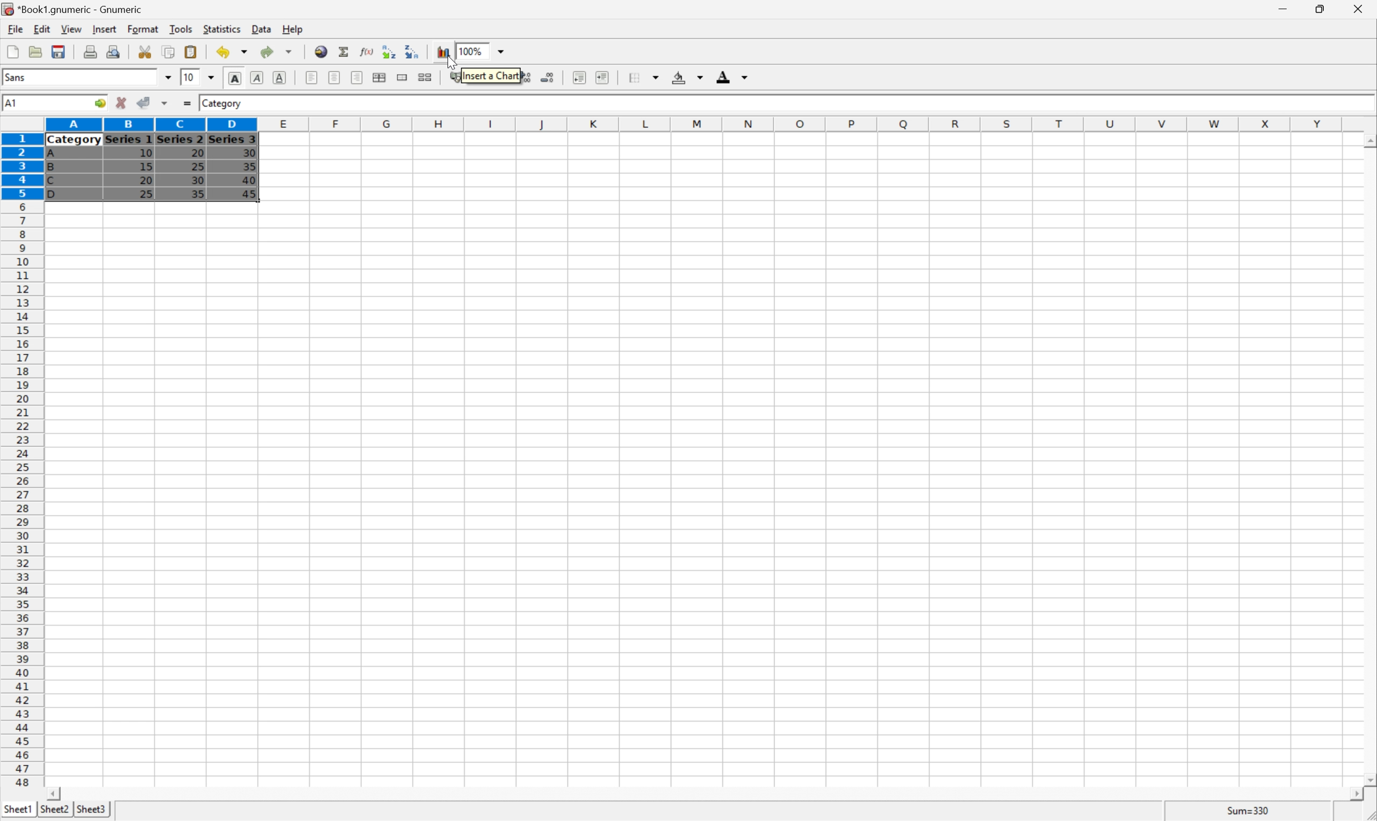 The height and width of the screenshot is (821, 1377). I want to click on Drop Down, so click(211, 78).